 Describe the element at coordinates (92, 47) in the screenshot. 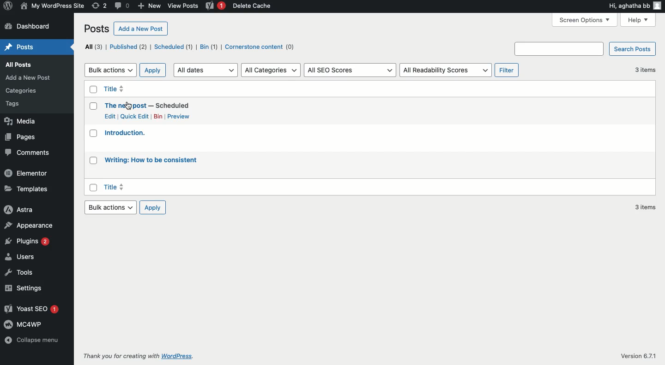

I see `All` at that location.